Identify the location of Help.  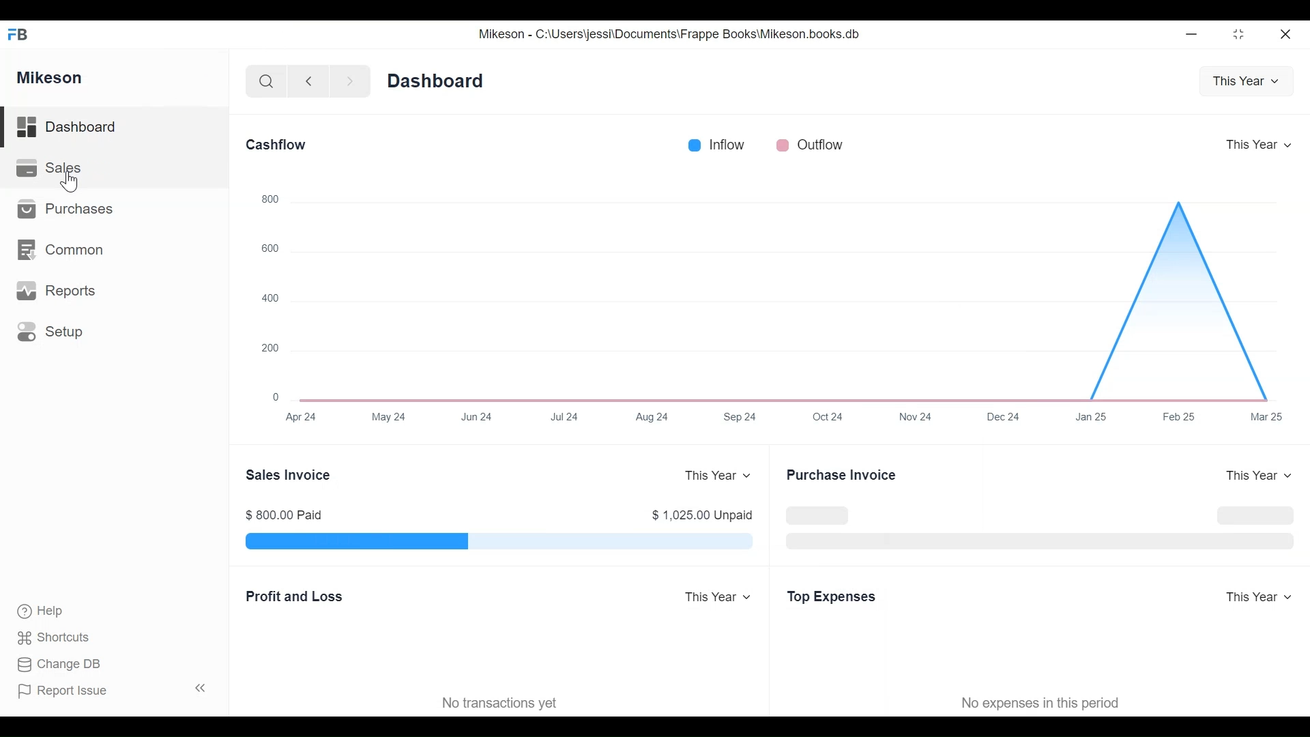
(50, 611).